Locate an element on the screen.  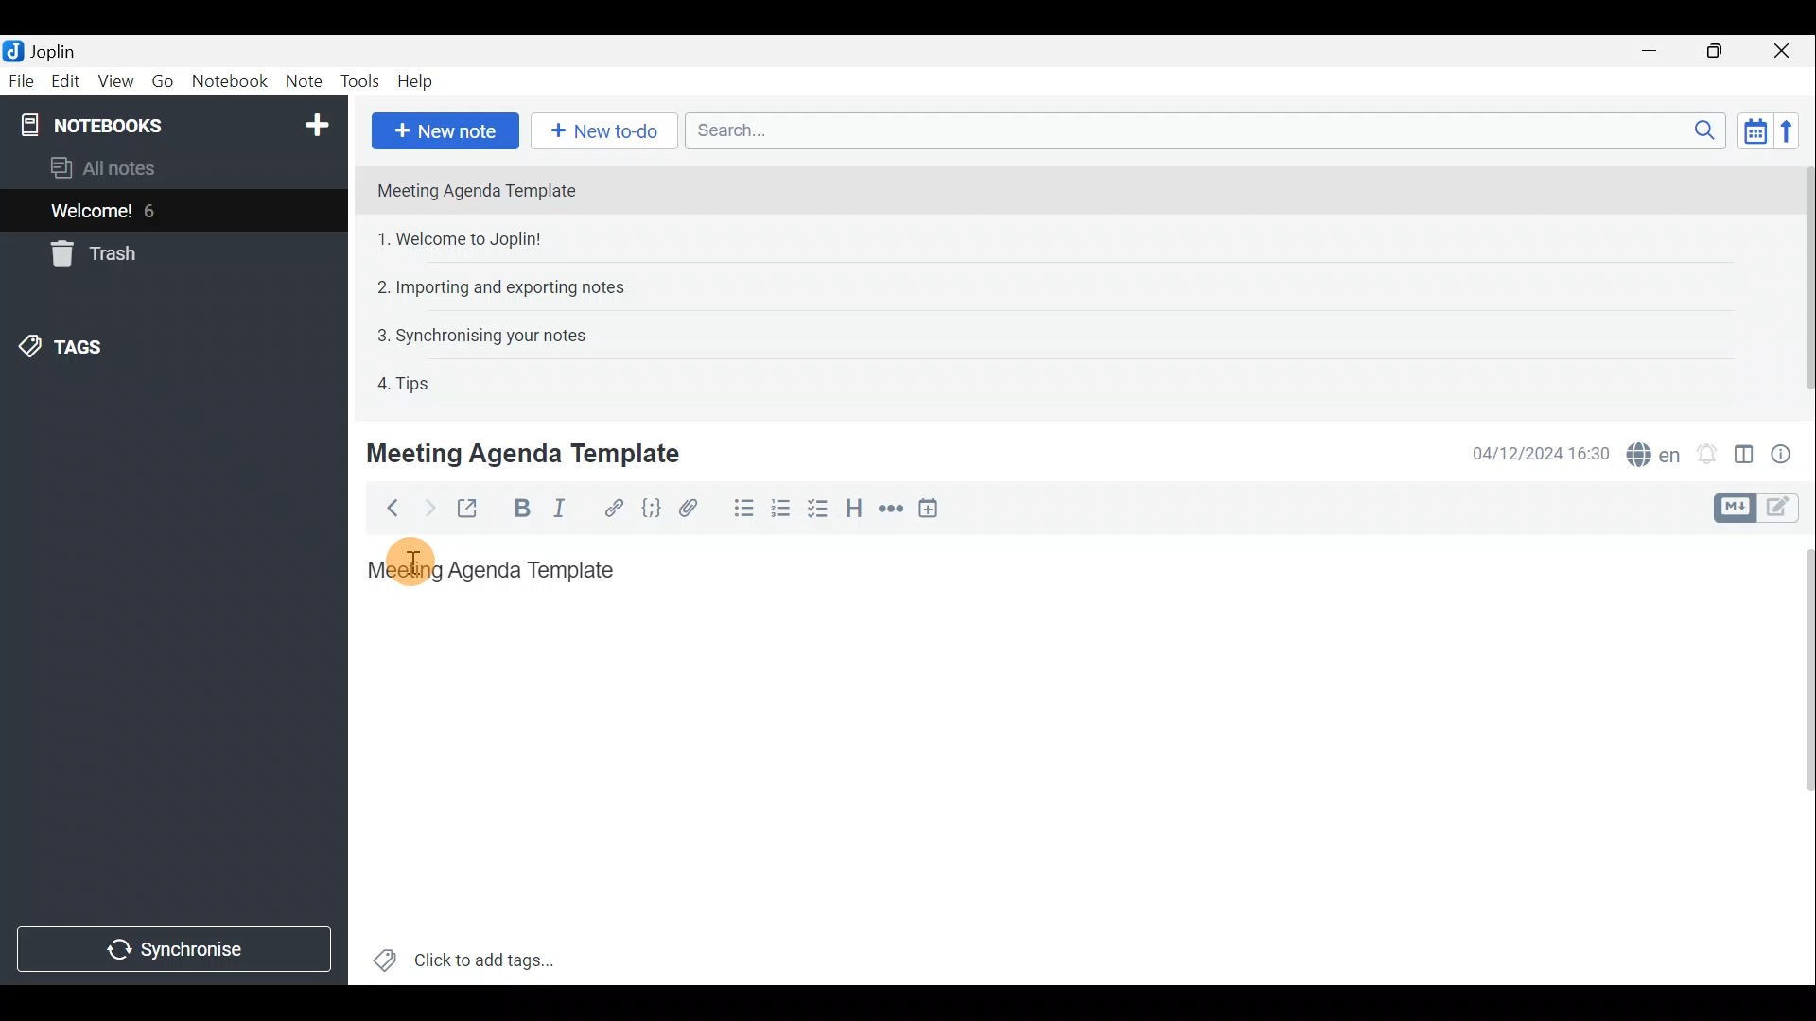
Attach file is located at coordinates (697, 509).